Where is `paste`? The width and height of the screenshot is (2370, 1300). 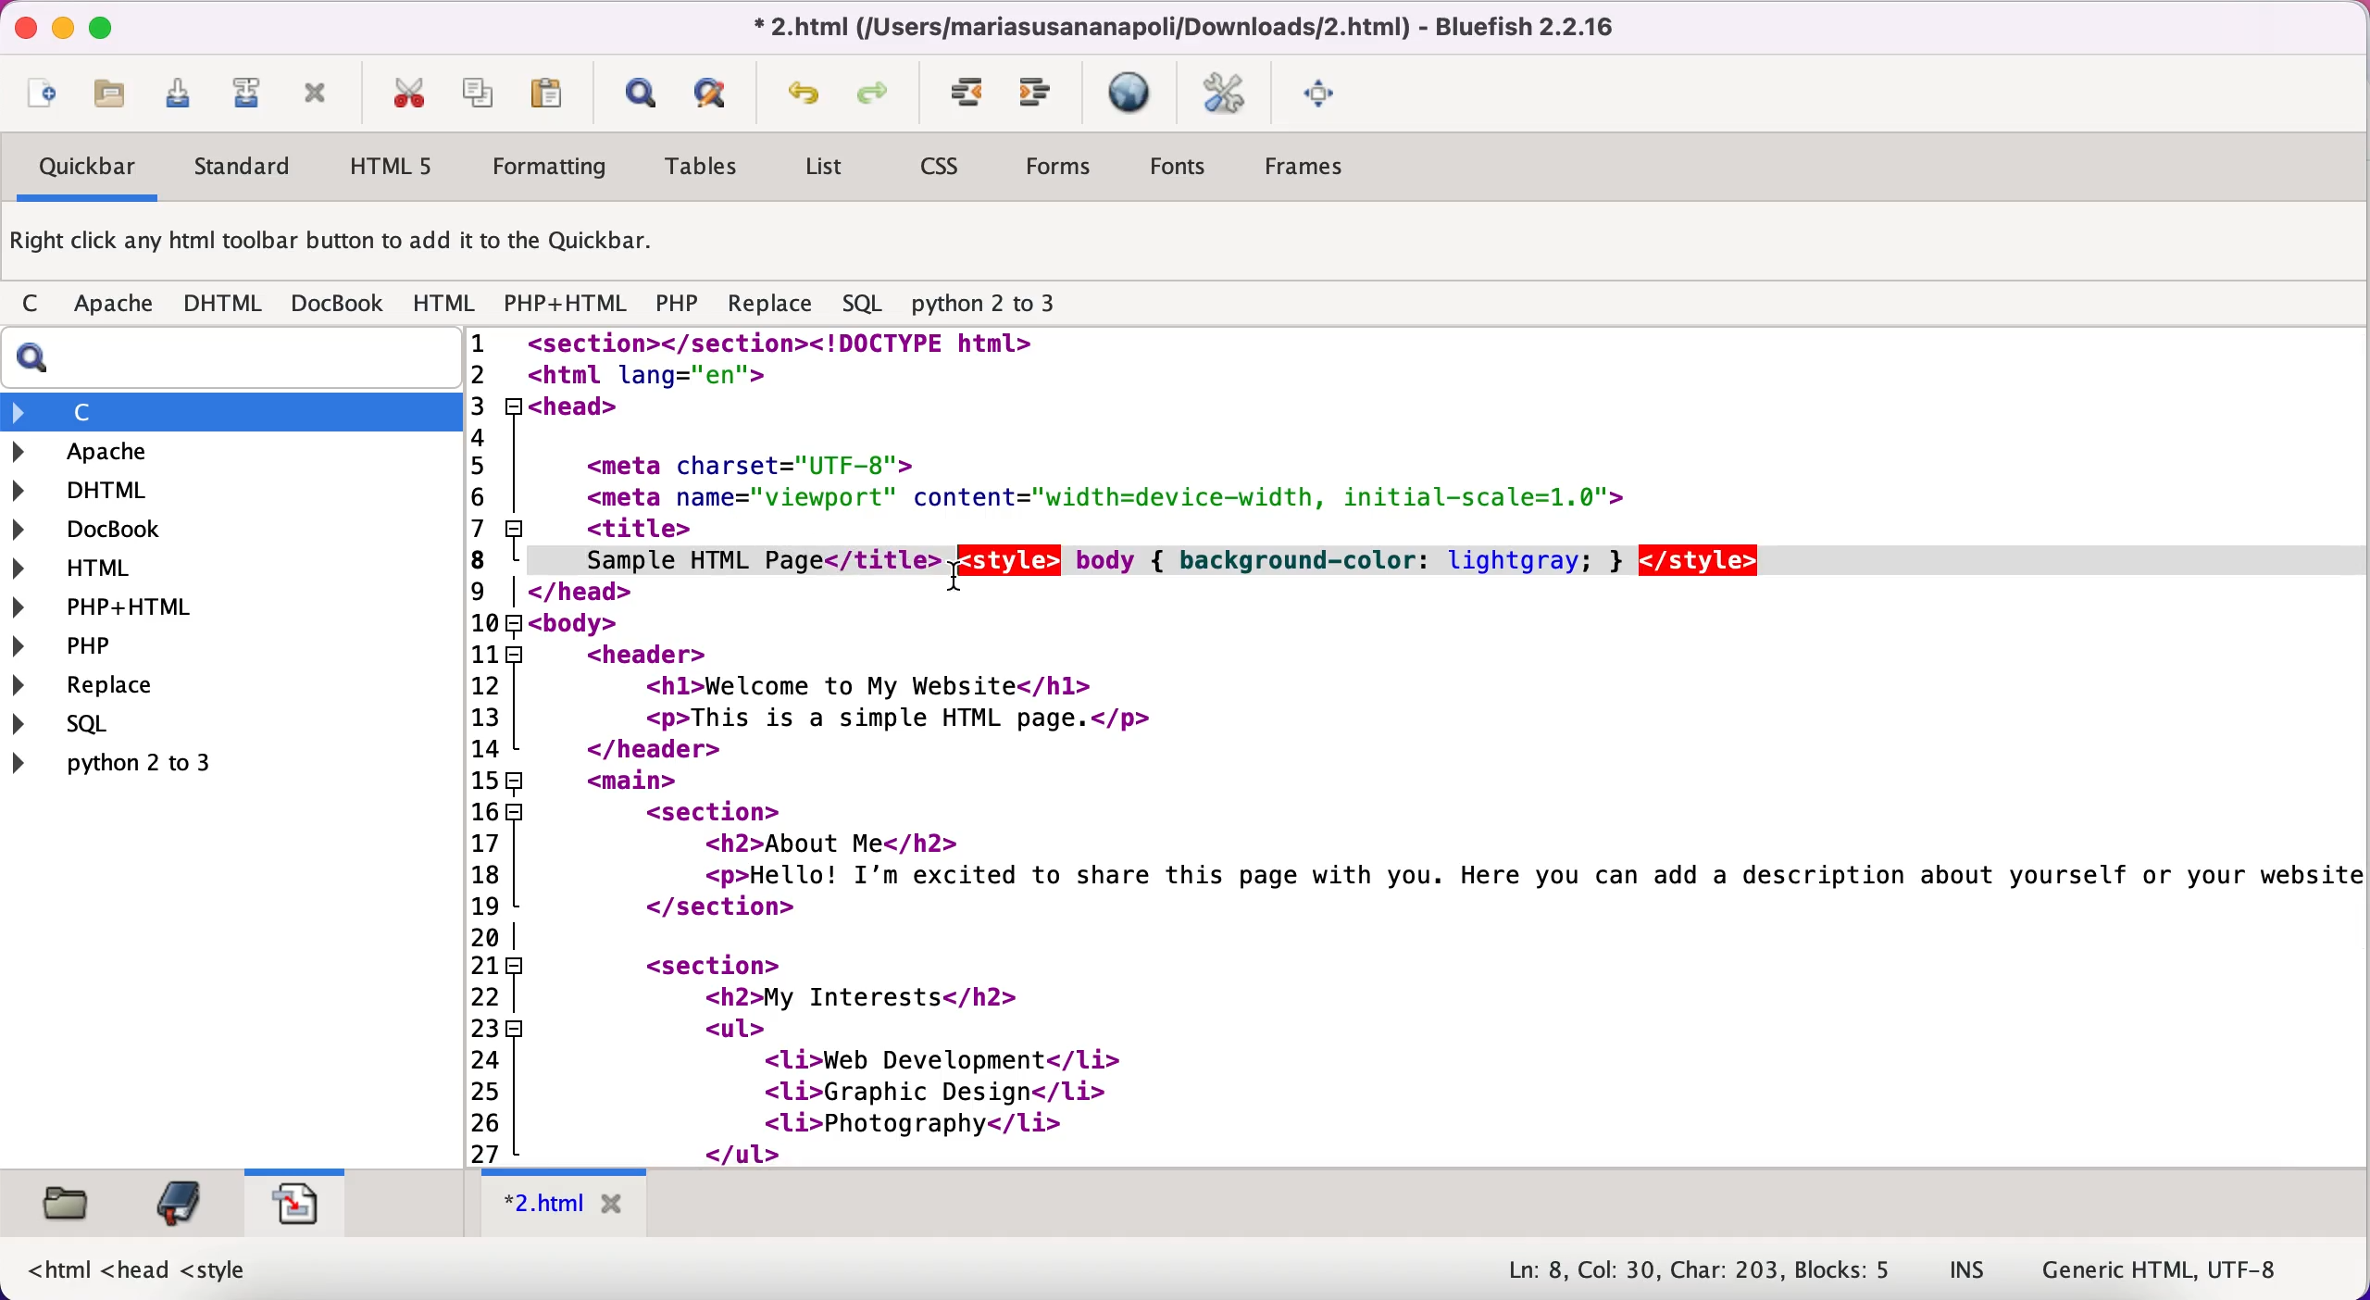
paste is located at coordinates (554, 93).